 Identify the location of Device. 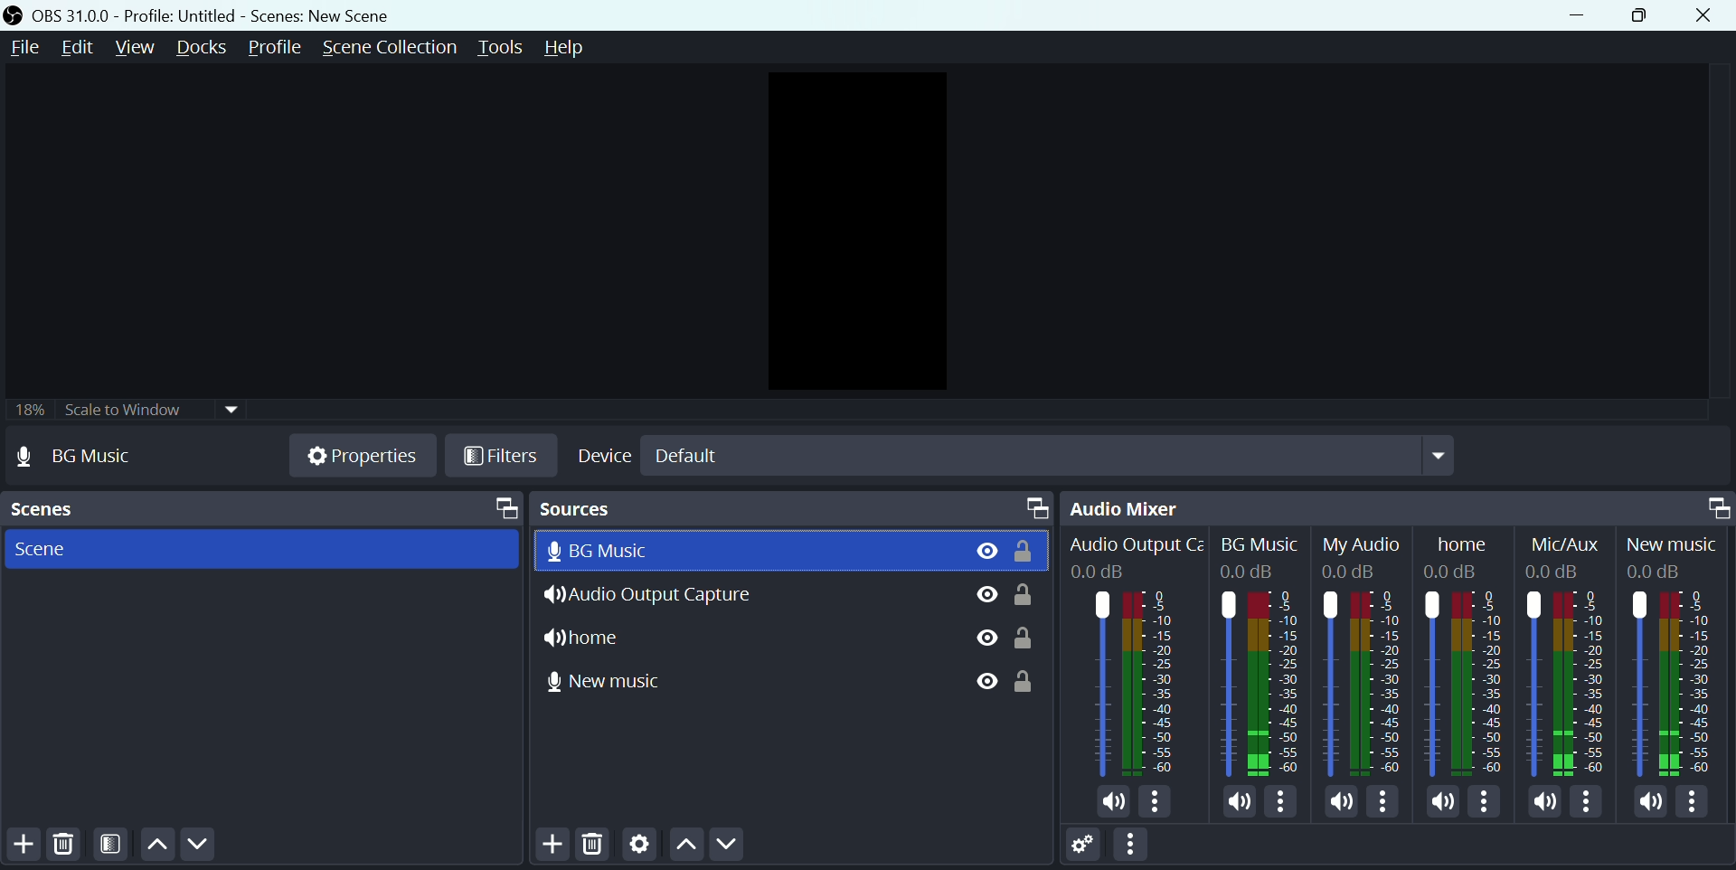
(602, 456).